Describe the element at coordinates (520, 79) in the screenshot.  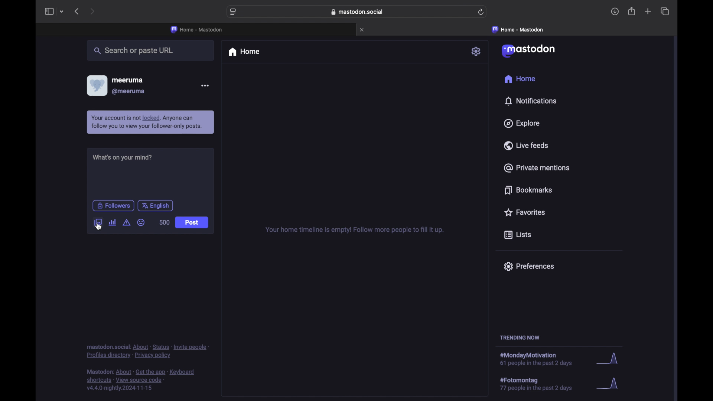
I see `home` at that location.